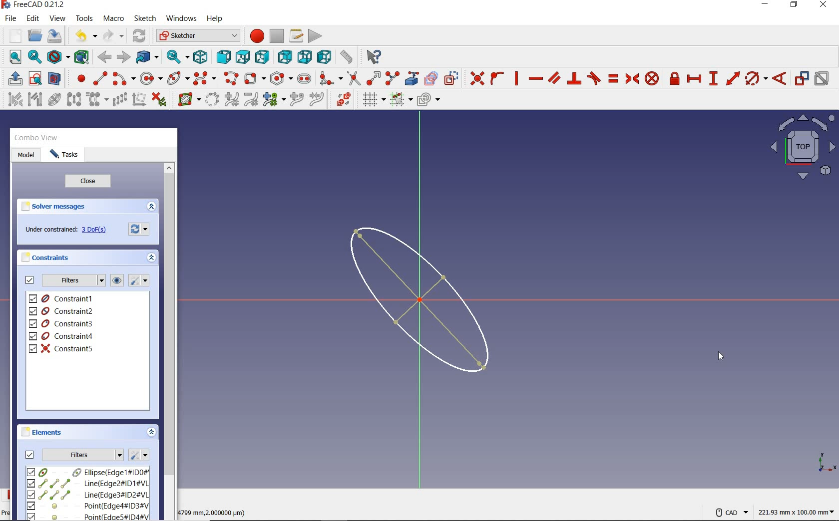 The width and height of the screenshot is (839, 521). I want to click on undo, so click(83, 36).